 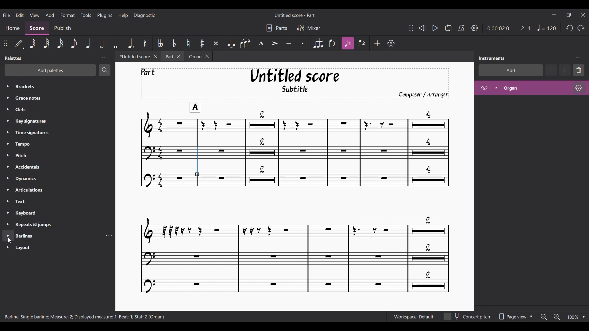 I want to click on 32nd note, so click(x=47, y=44).